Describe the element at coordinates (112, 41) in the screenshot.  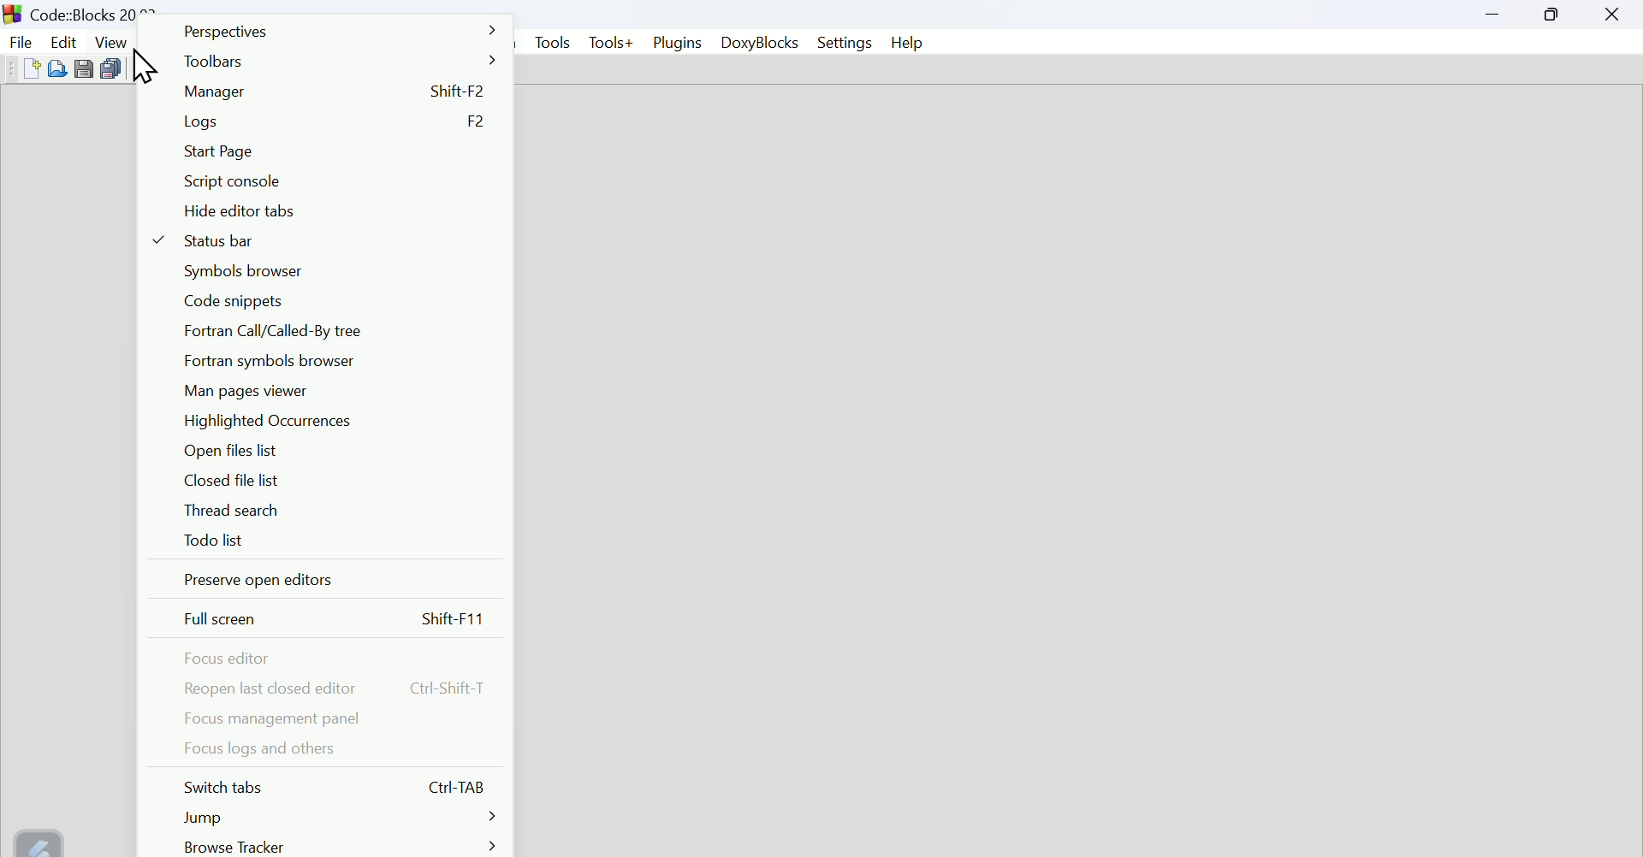
I see `View` at that location.